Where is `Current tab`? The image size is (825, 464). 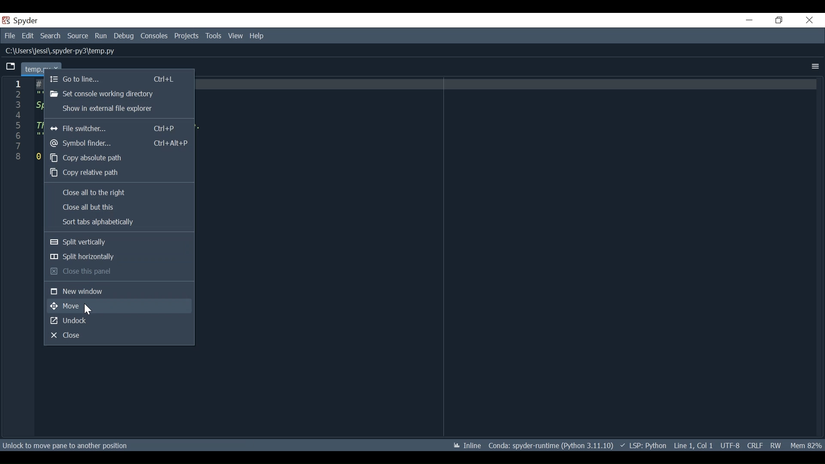
Current tab is located at coordinates (10, 66).